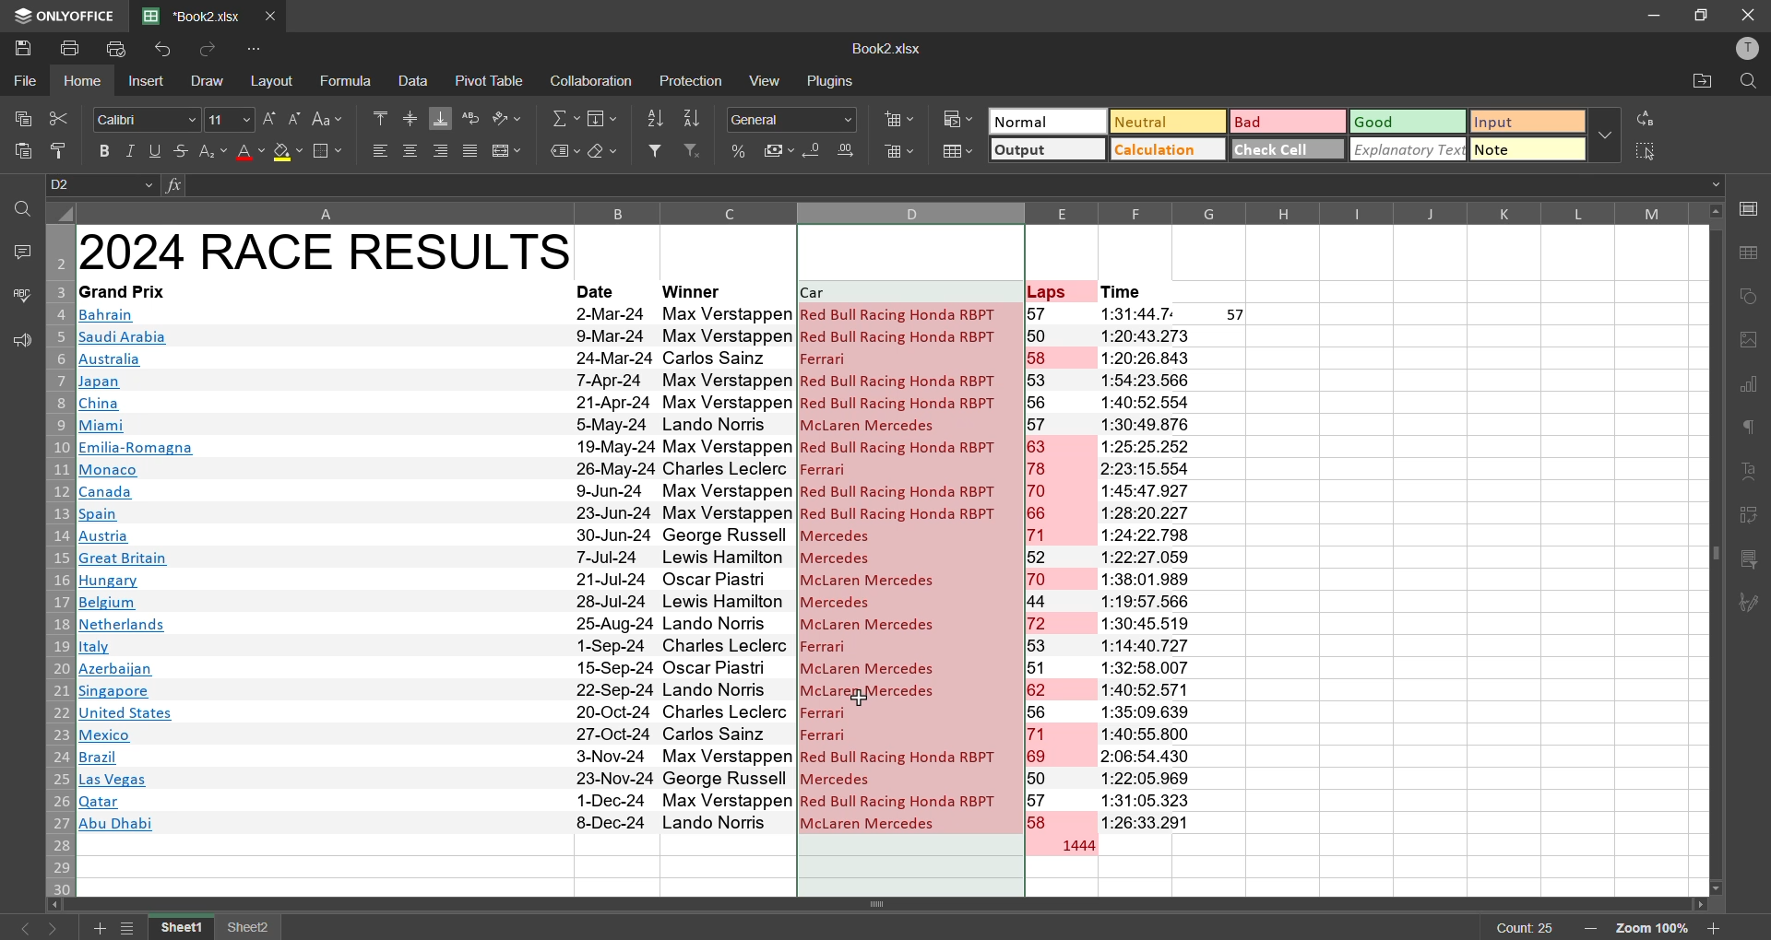 The image size is (1771, 940). Describe the element at coordinates (1714, 928) in the screenshot. I see `zoom in` at that location.